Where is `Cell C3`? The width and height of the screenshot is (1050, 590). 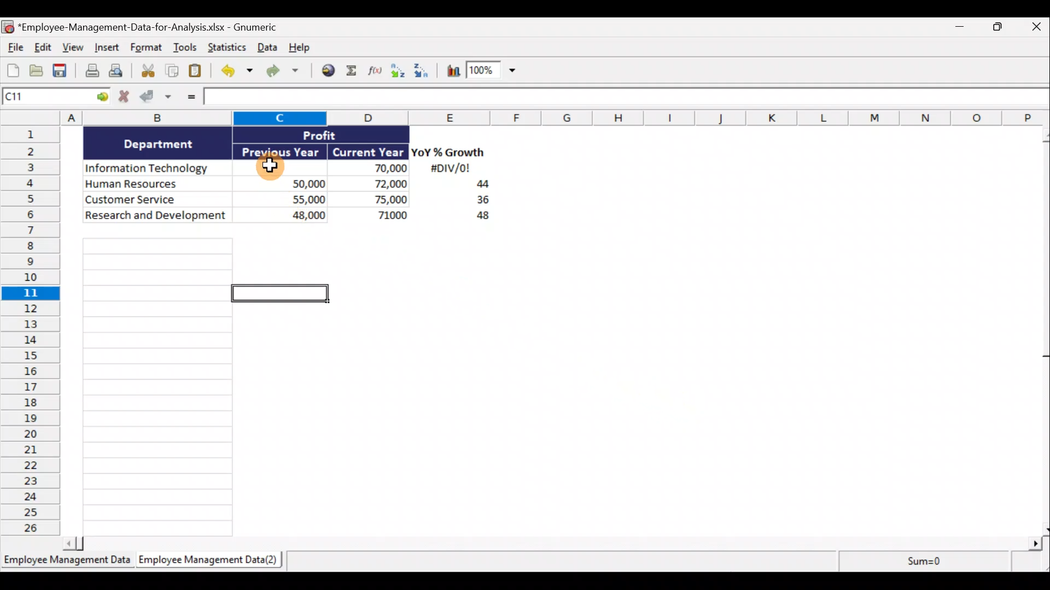 Cell C3 is located at coordinates (277, 167).